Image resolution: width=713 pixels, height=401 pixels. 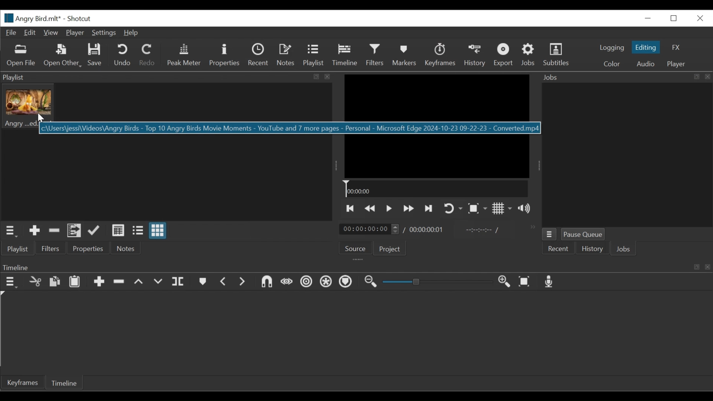 What do you see at coordinates (701, 19) in the screenshot?
I see `` at bounding box center [701, 19].